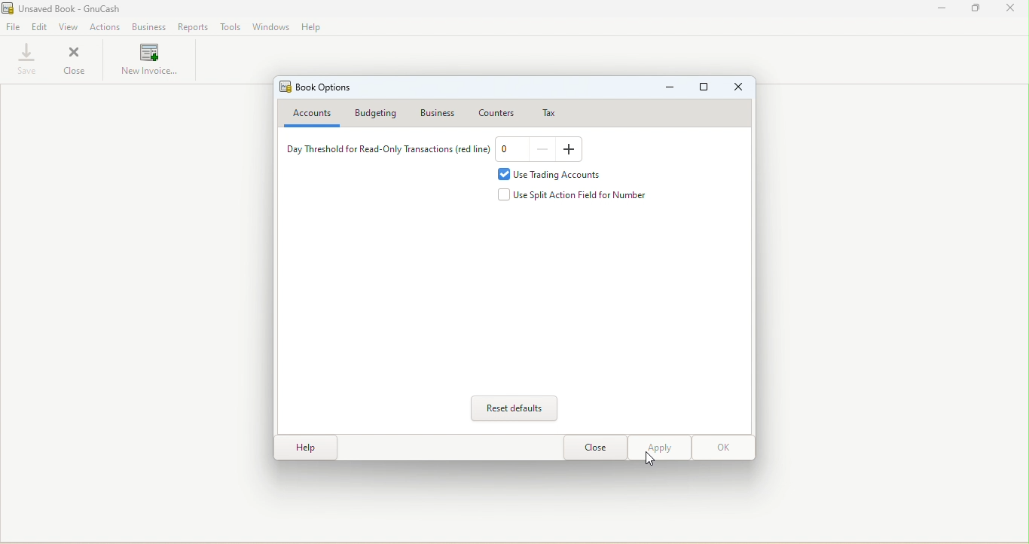  I want to click on Windows, so click(272, 28).